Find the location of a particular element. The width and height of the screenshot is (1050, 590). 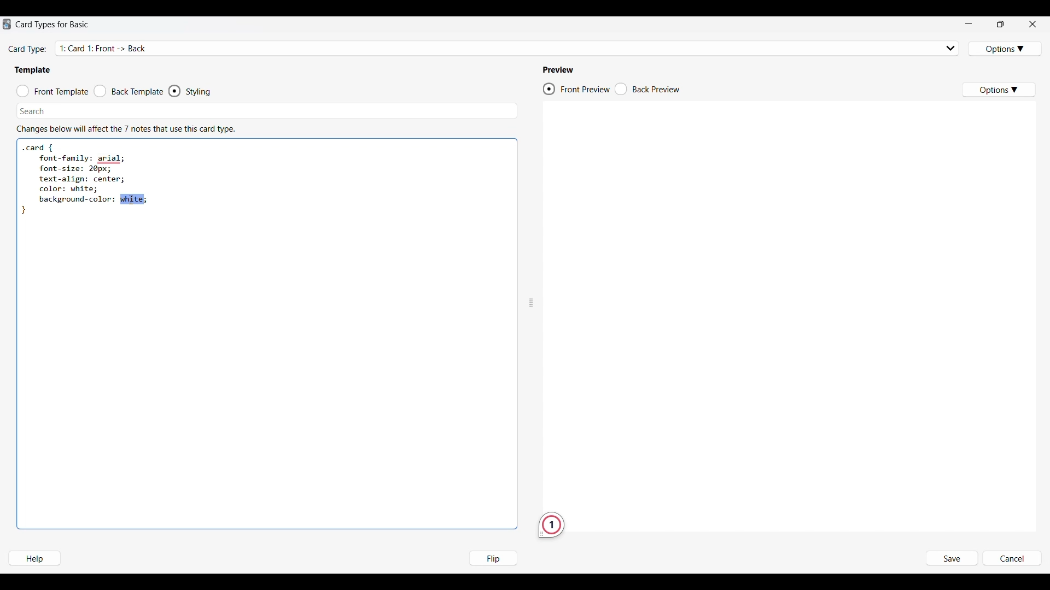

Template styling is located at coordinates (200, 92).